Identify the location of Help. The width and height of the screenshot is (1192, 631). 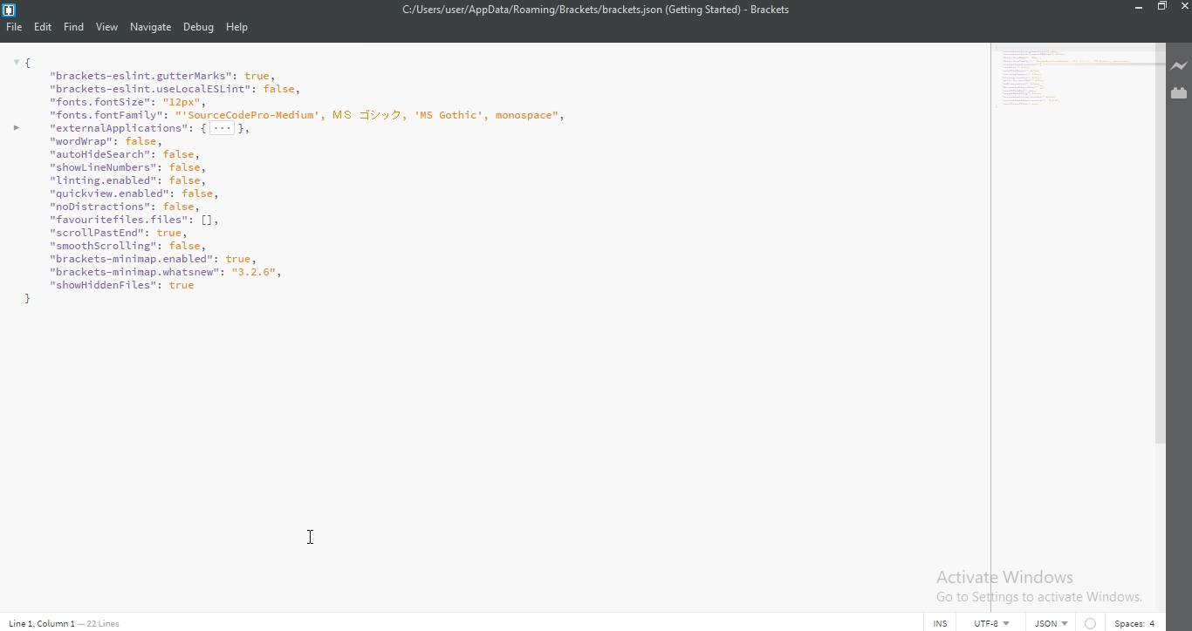
(239, 28).